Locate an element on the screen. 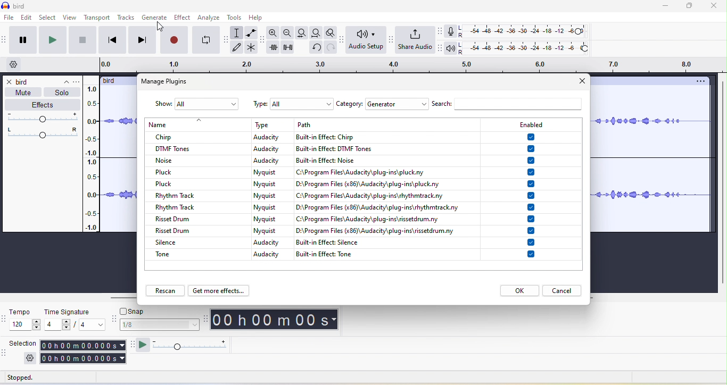 The height and width of the screenshot is (385, 727). noise is located at coordinates (199, 161).